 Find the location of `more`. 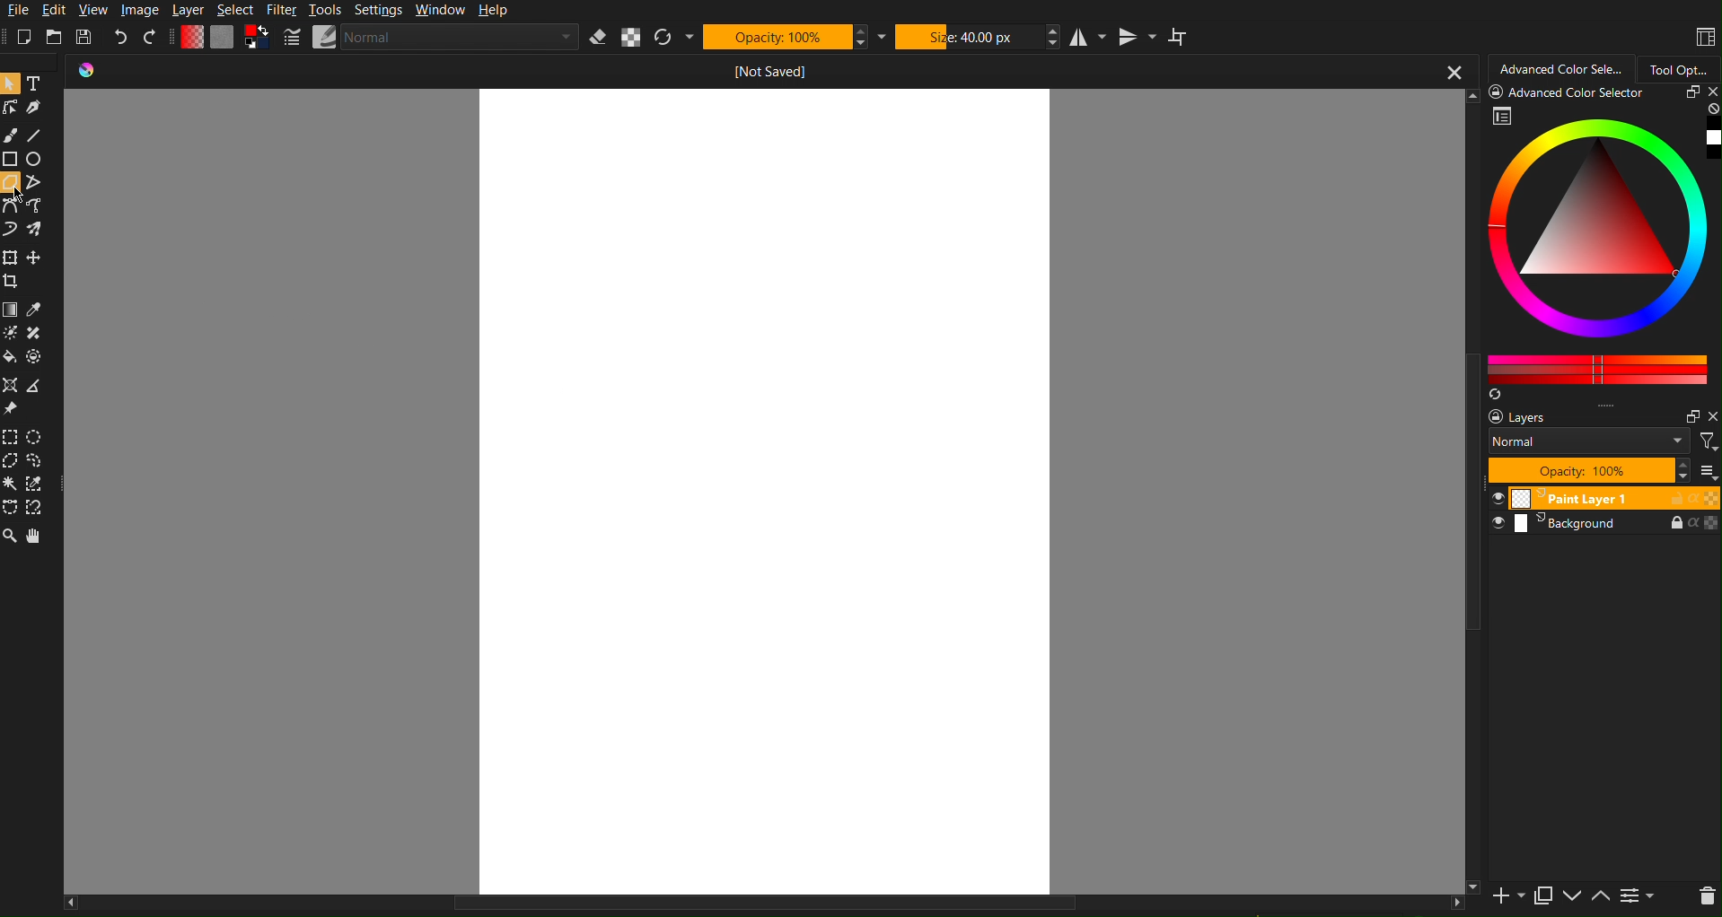

more is located at coordinates (1706, 471).